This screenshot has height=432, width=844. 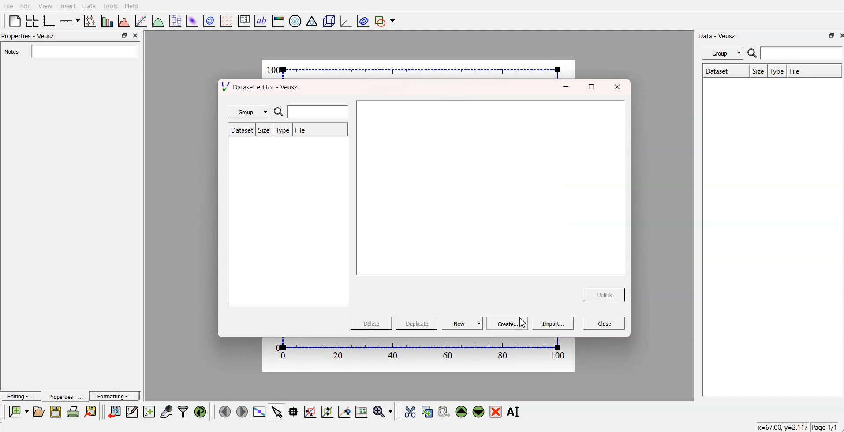 What do you see at coordinates (280, 112) in the screenshot?
I see `search icon` at bounding box center [280, 112].